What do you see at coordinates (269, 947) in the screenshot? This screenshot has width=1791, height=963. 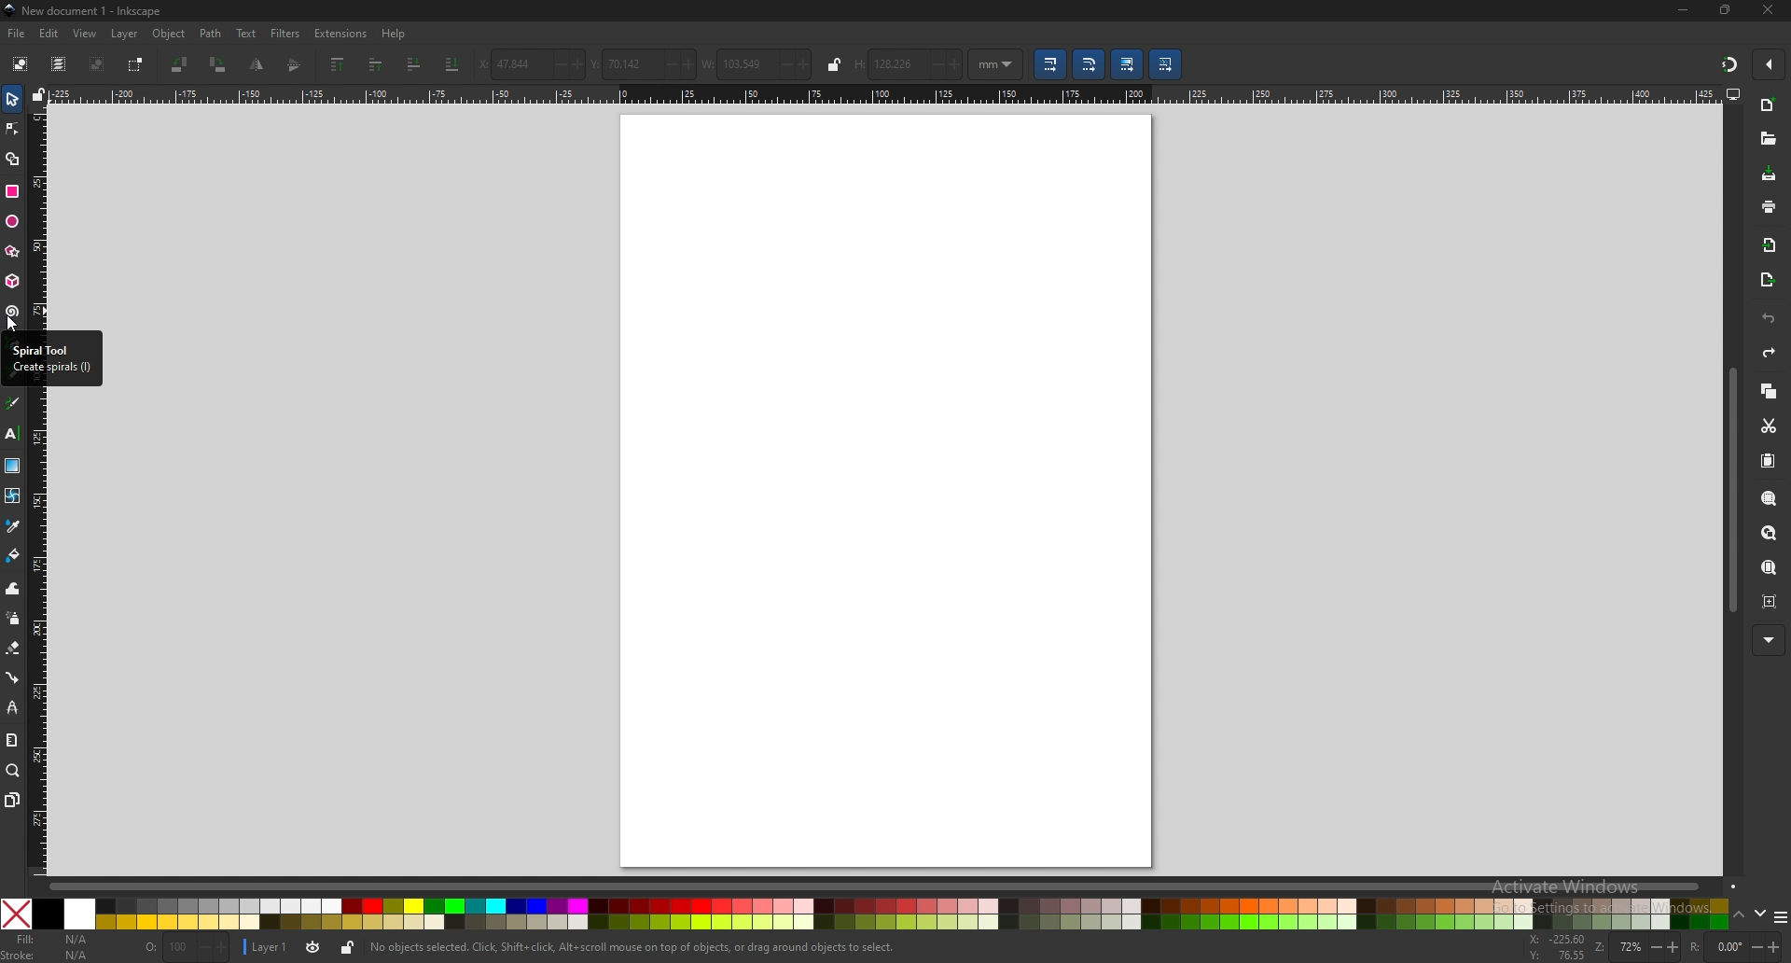 I see `layer 1` at bounding box center [269, 947].